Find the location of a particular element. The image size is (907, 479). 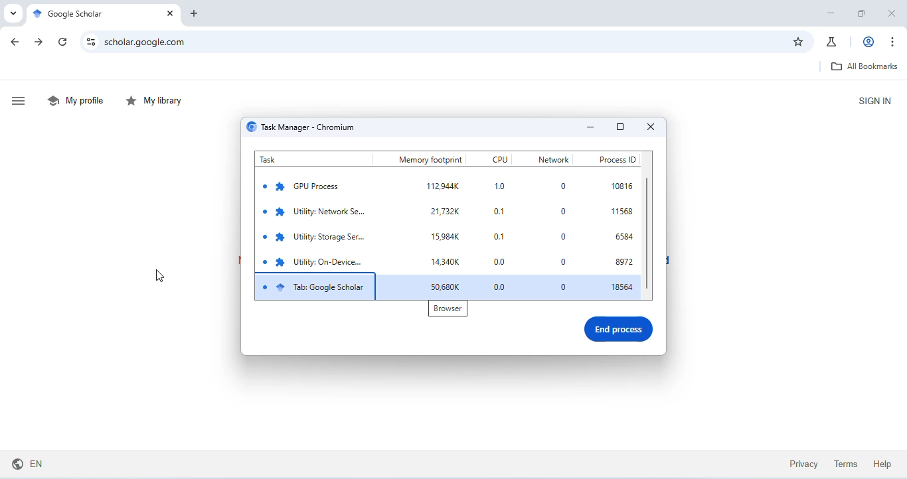

go back is located at coordinates (17, 42).